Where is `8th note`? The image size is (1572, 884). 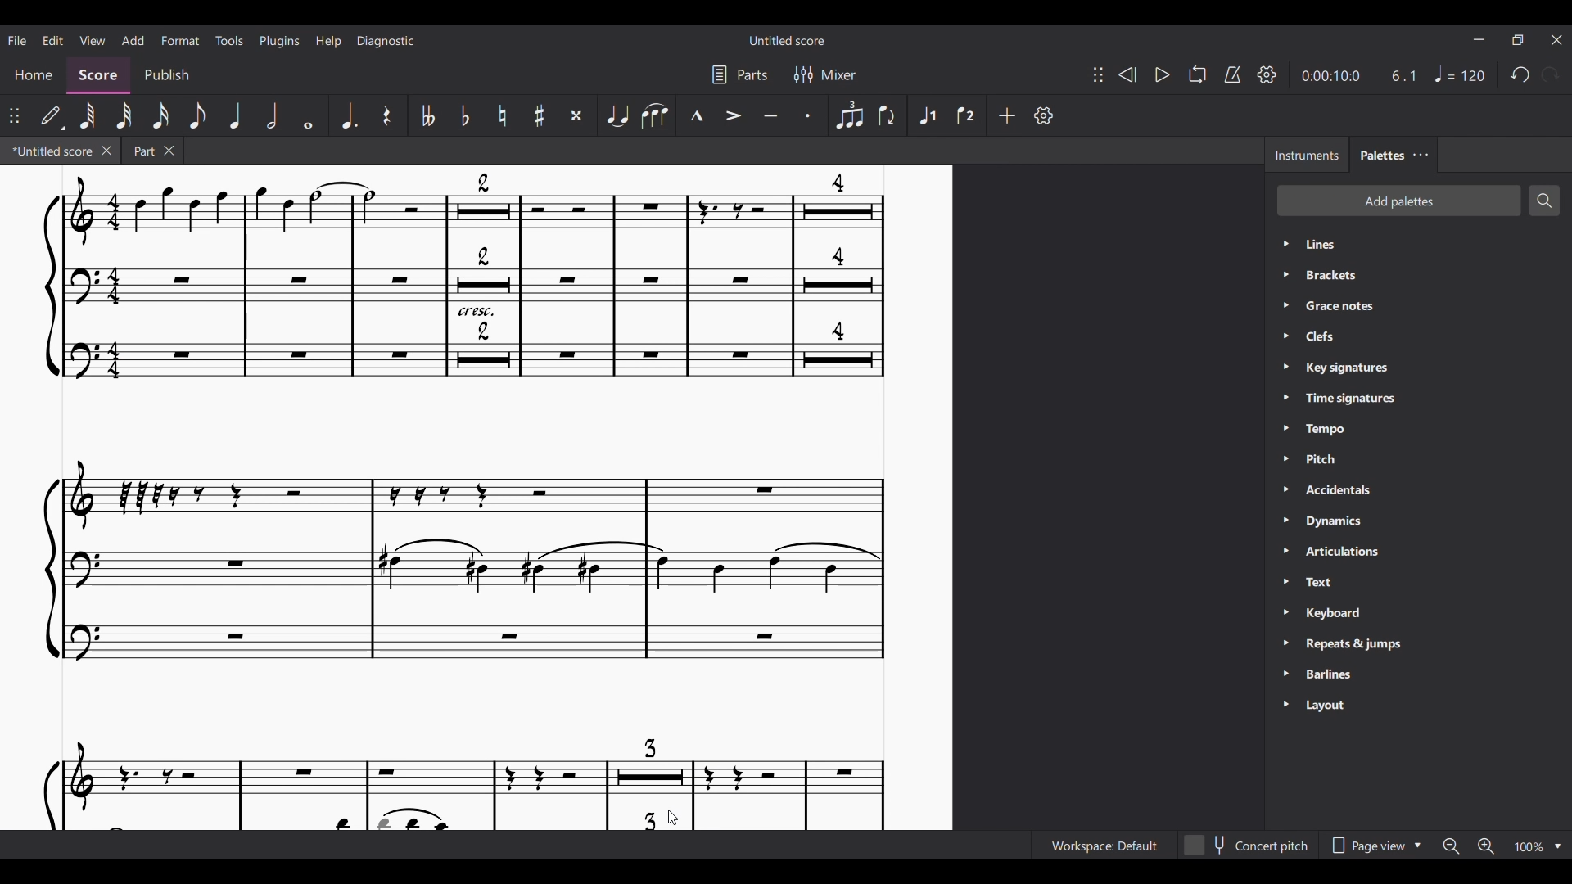 8th note is located at coordinates (196, 115).